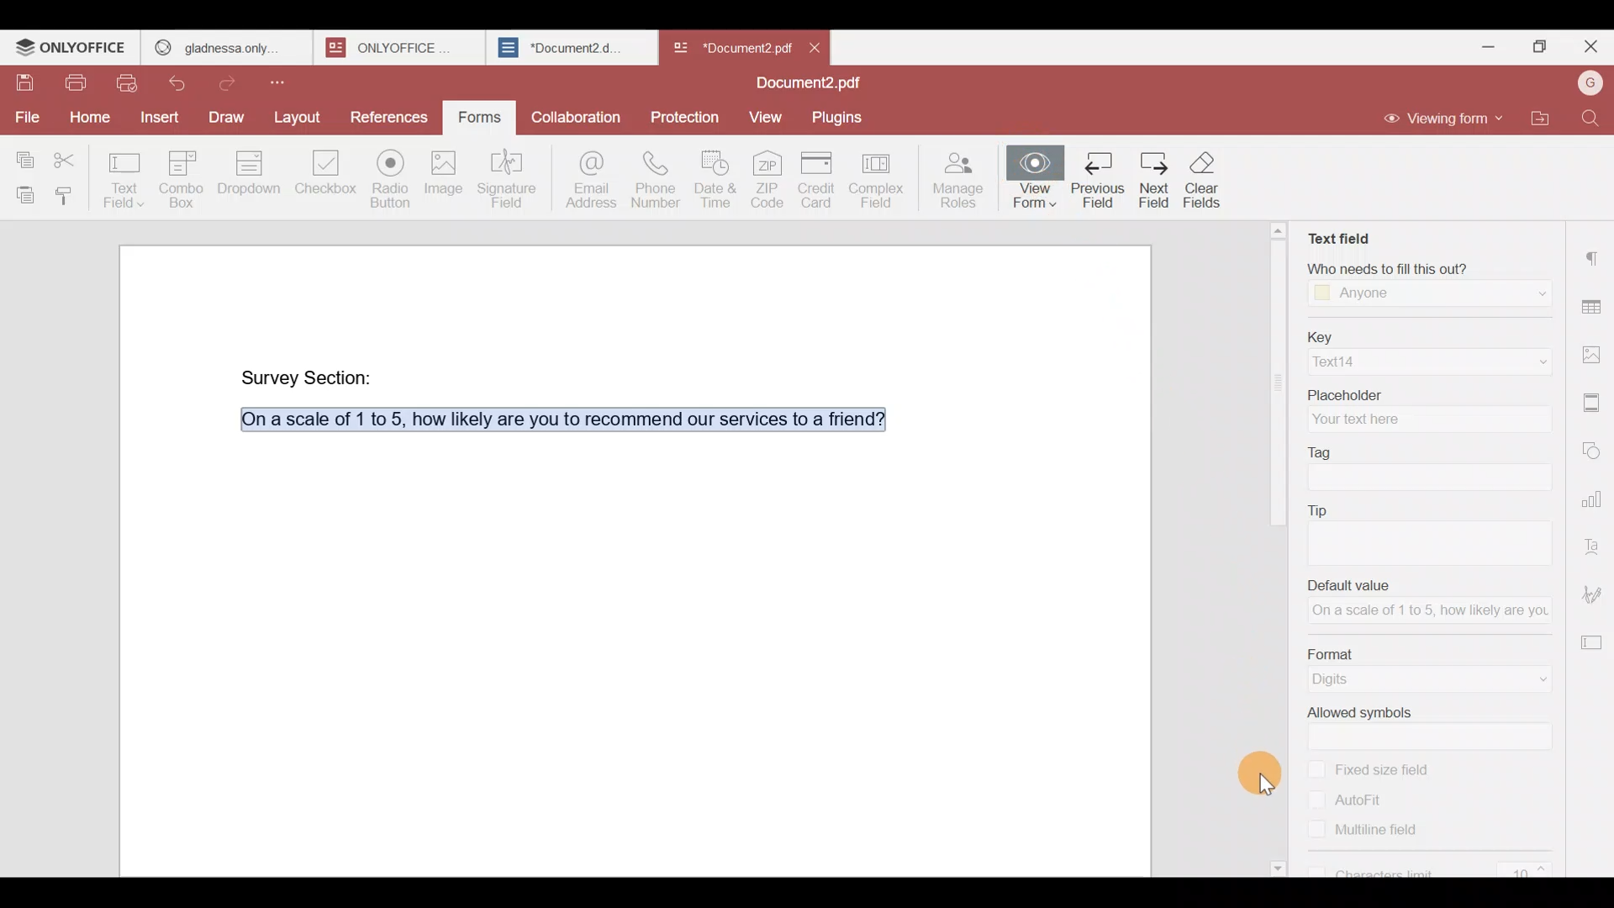  What do you see at coordinates (24, 152) in the screenshot?
I see `Copy` at bounding box center [24, 152].